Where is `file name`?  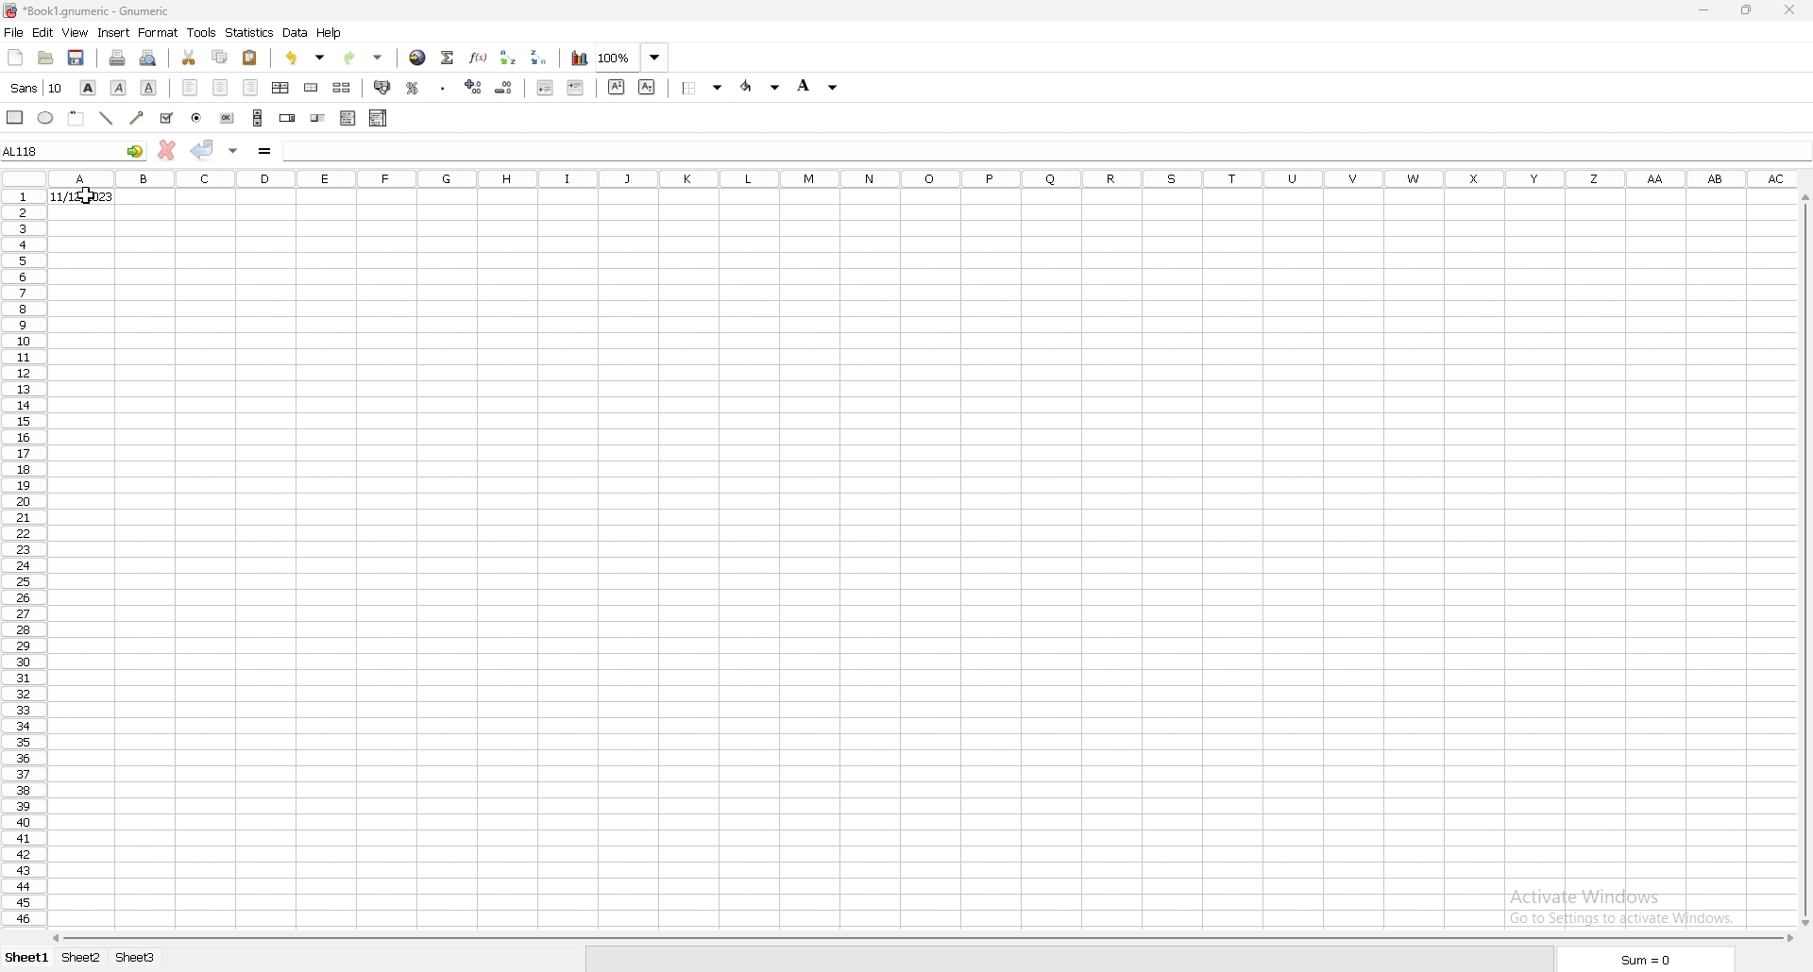
file name is located at coordinates (89, 12).